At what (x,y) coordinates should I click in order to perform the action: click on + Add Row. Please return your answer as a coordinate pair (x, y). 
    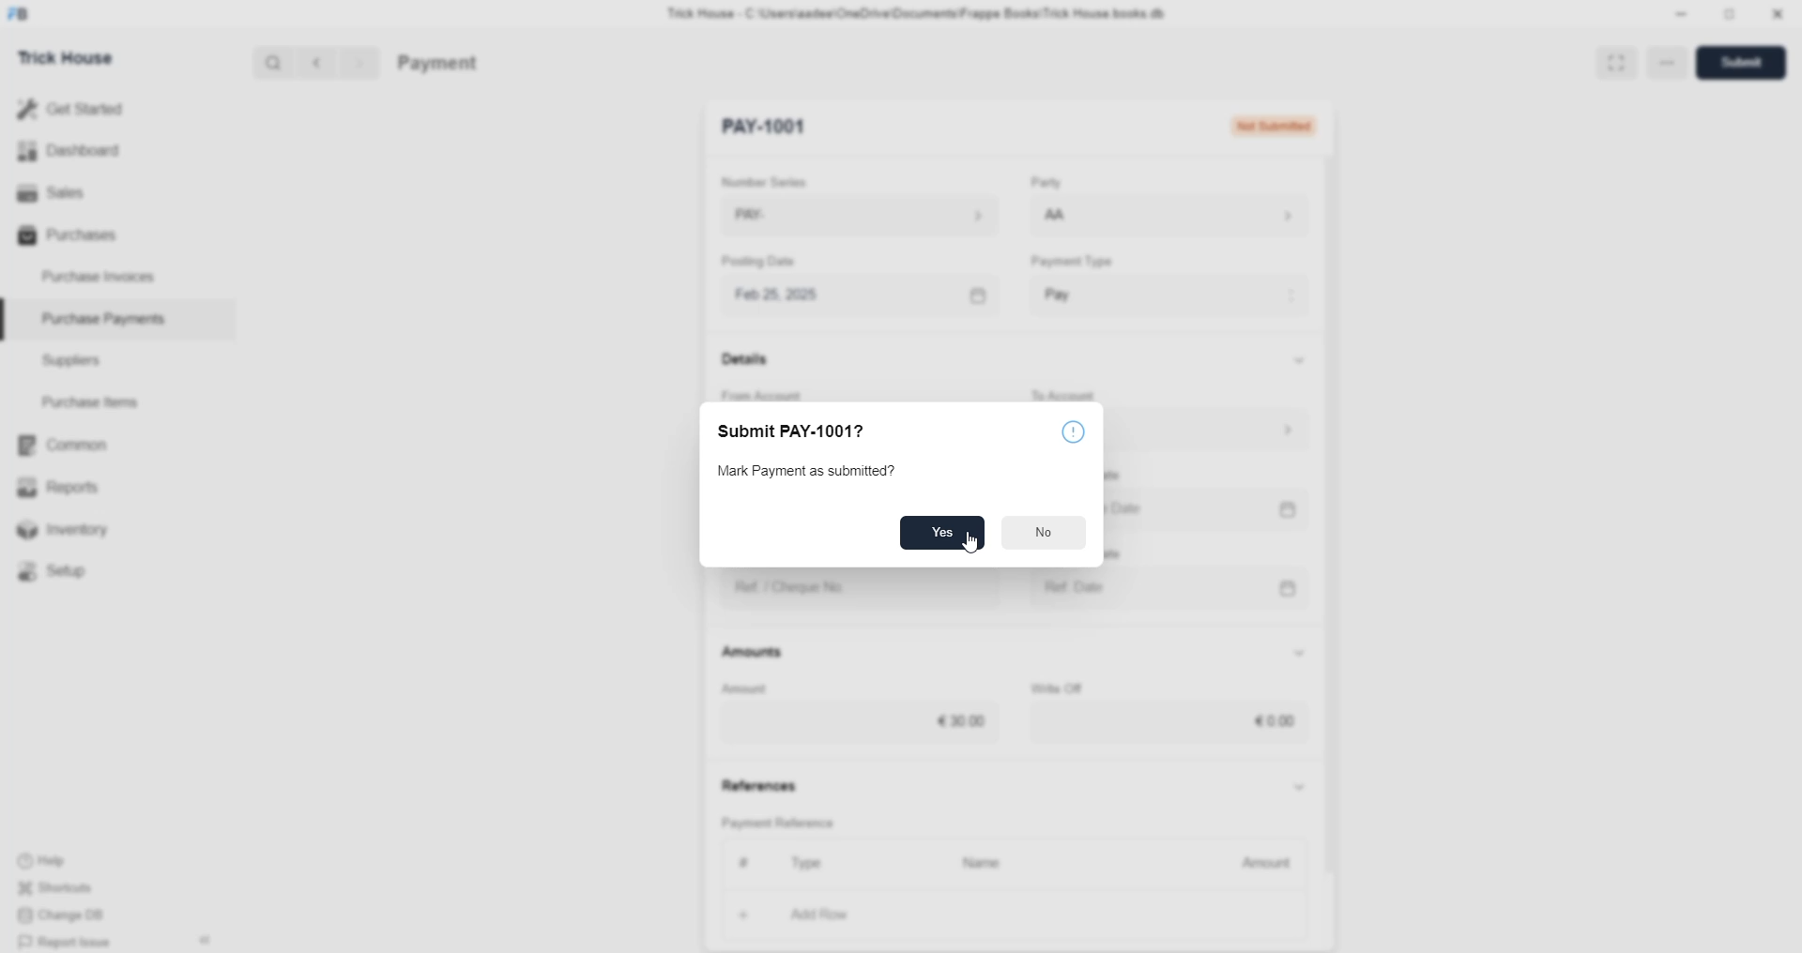
    Looking at the image, I should click on (777, 913).